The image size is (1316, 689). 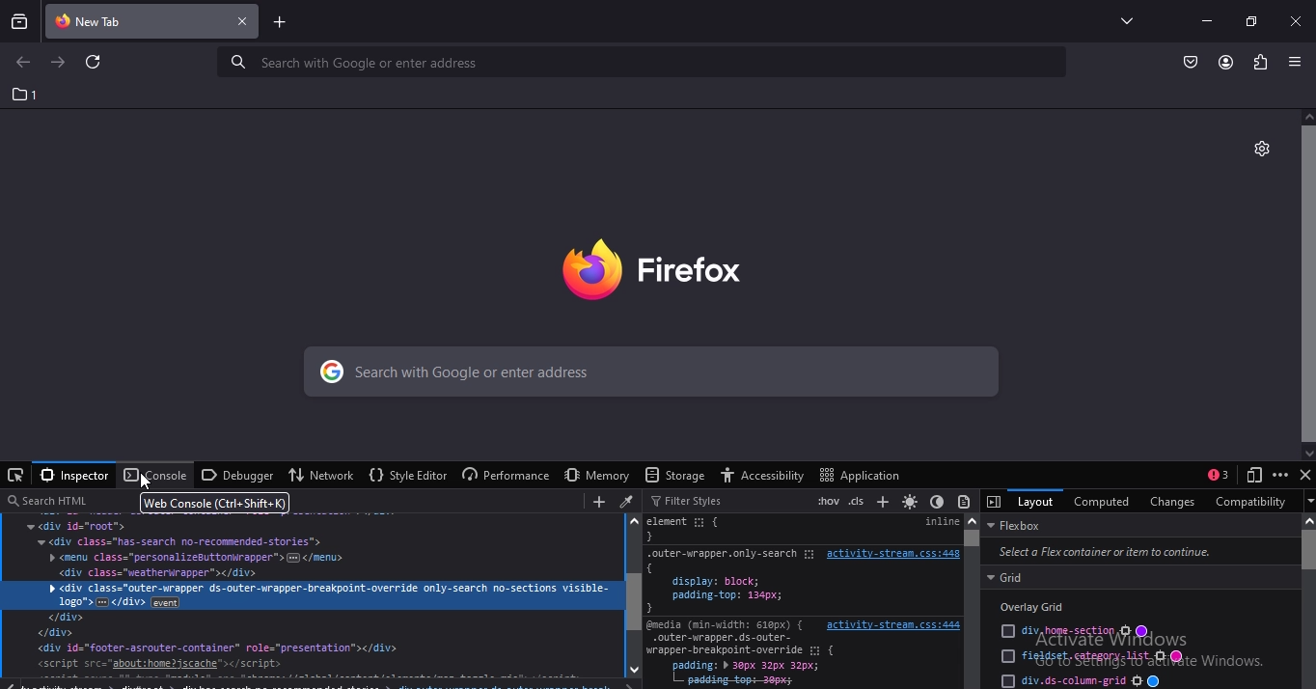 I want to click on toggle pseudo classes, so click(x=829, y=501).